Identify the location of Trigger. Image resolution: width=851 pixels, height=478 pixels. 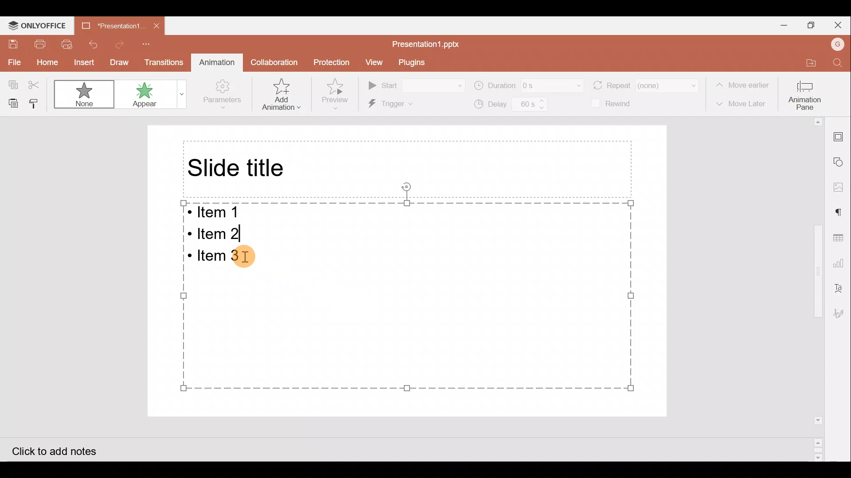
(406, 104).